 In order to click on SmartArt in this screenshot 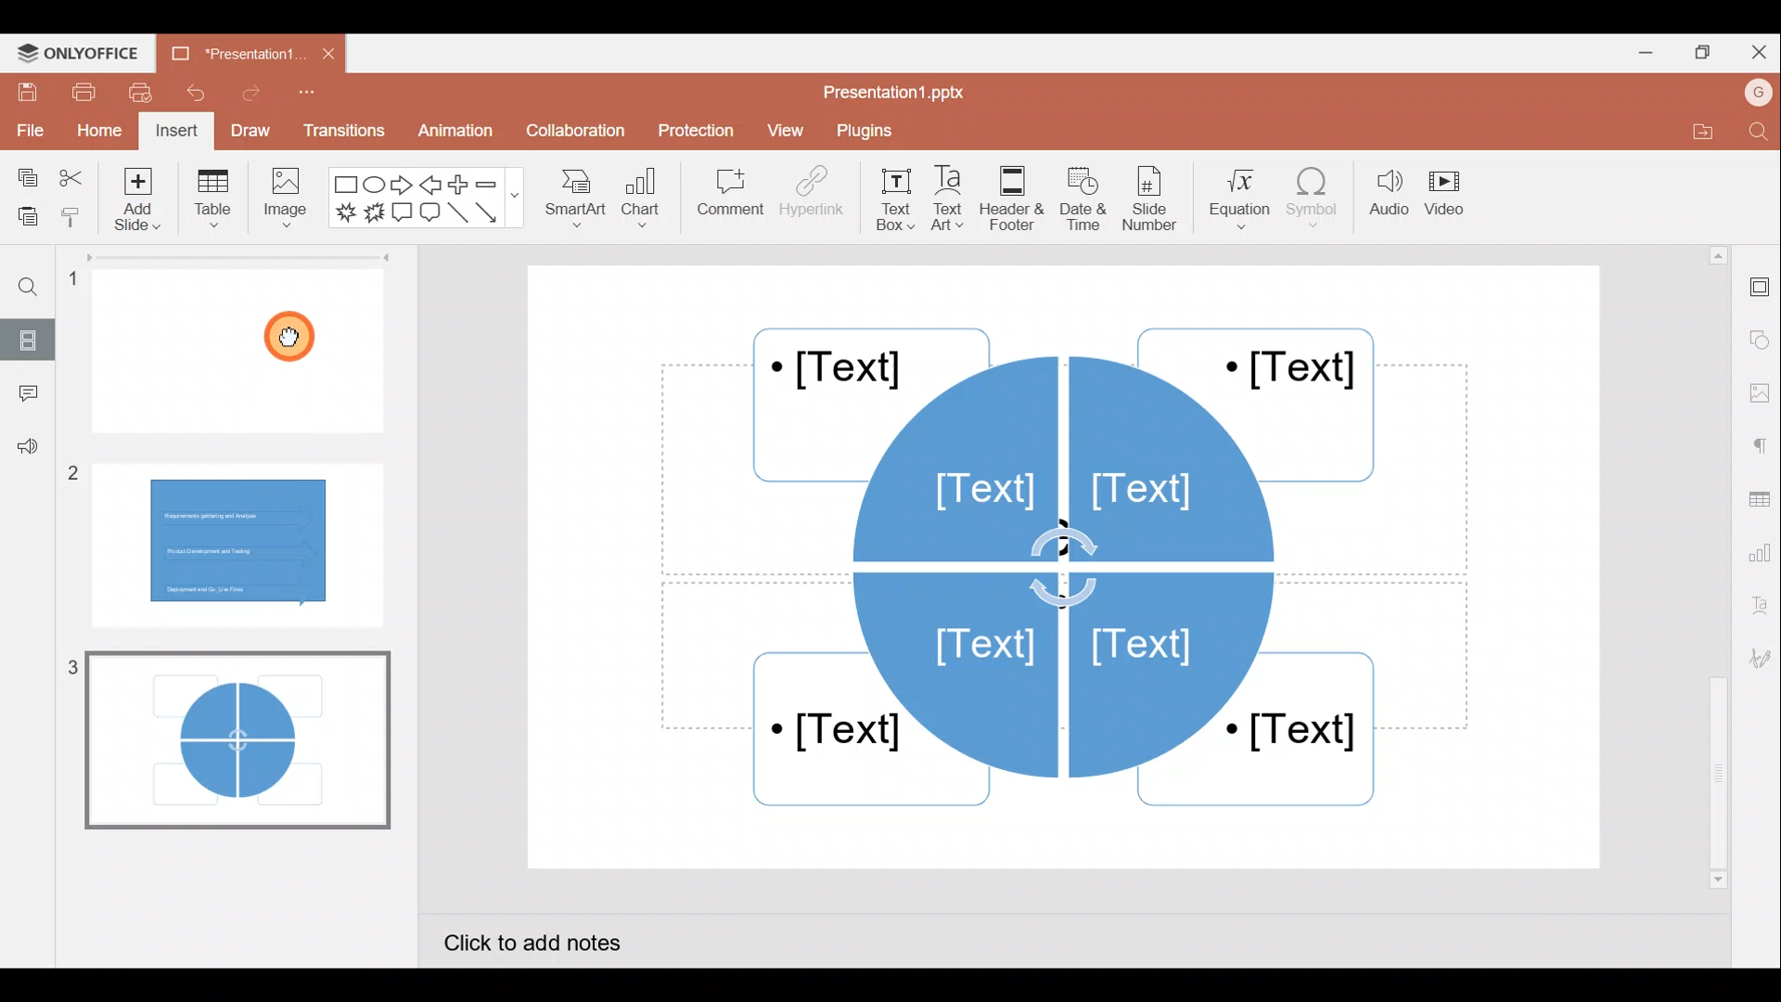, I will do `click(575, 205)`.